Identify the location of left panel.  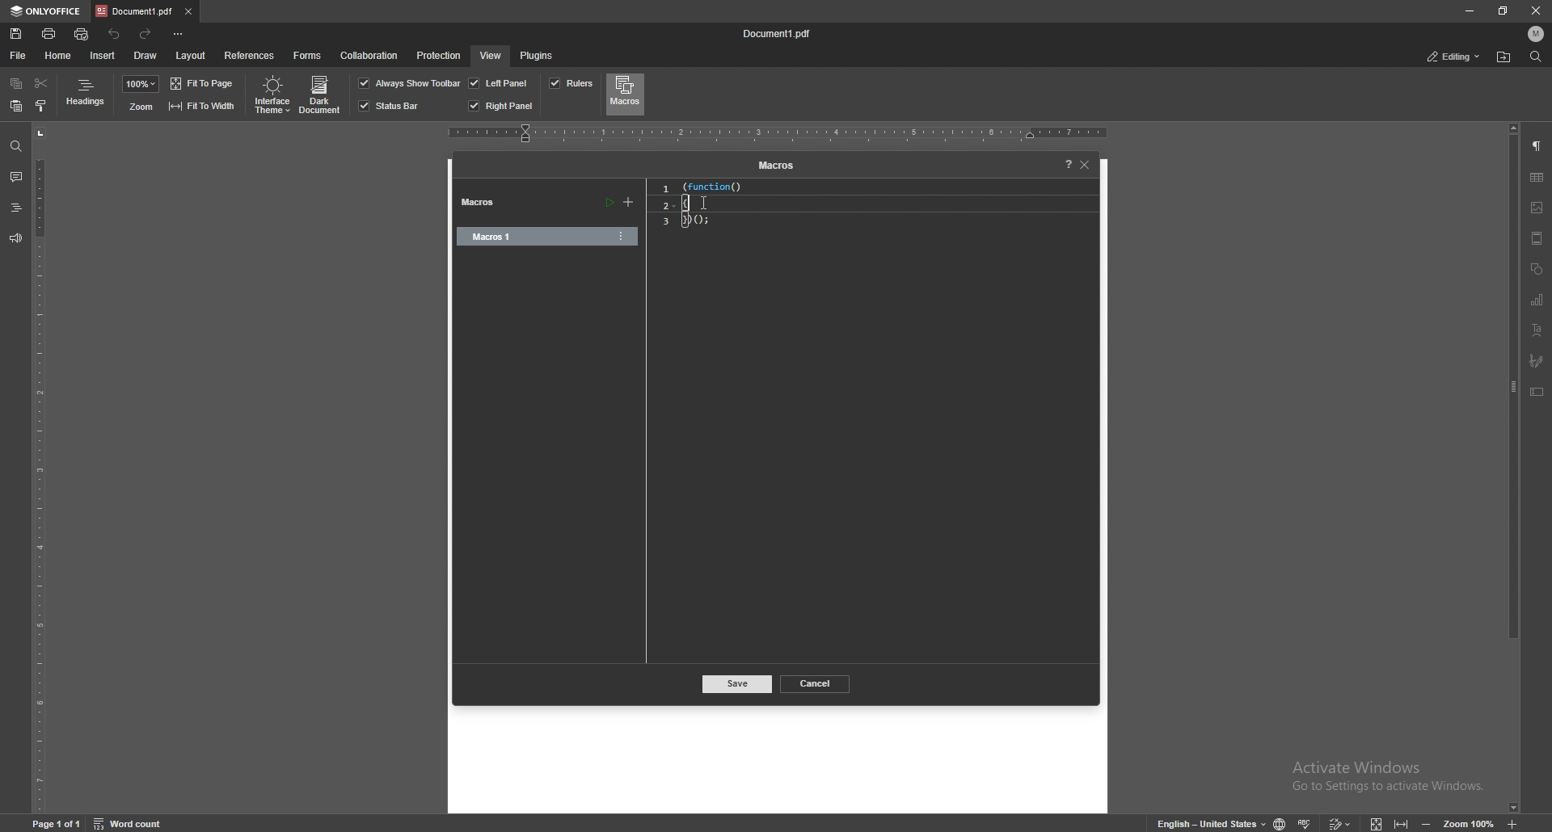
(499, 82).